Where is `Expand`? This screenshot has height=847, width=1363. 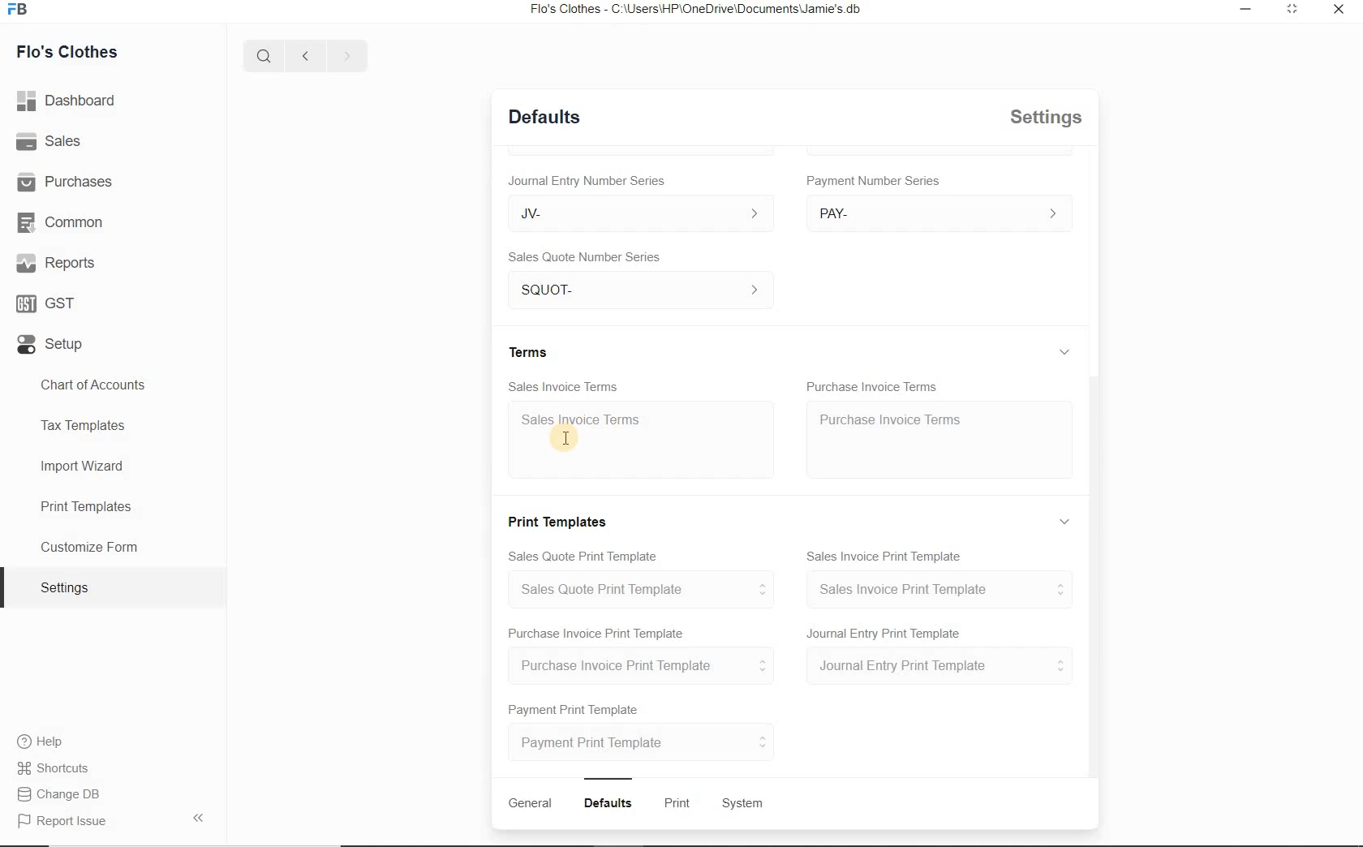 Expand is located at coordinates (1068, 166).